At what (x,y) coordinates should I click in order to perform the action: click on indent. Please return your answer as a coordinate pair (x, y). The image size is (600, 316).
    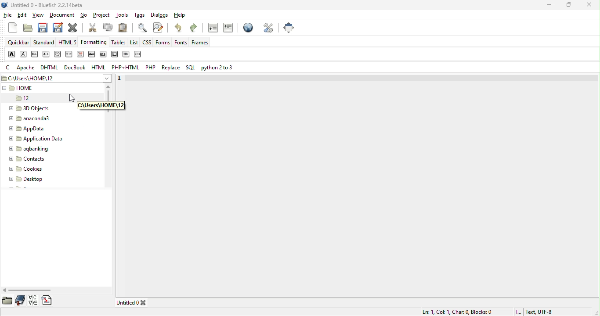
    Looking at the image, I should click on (228, 28).